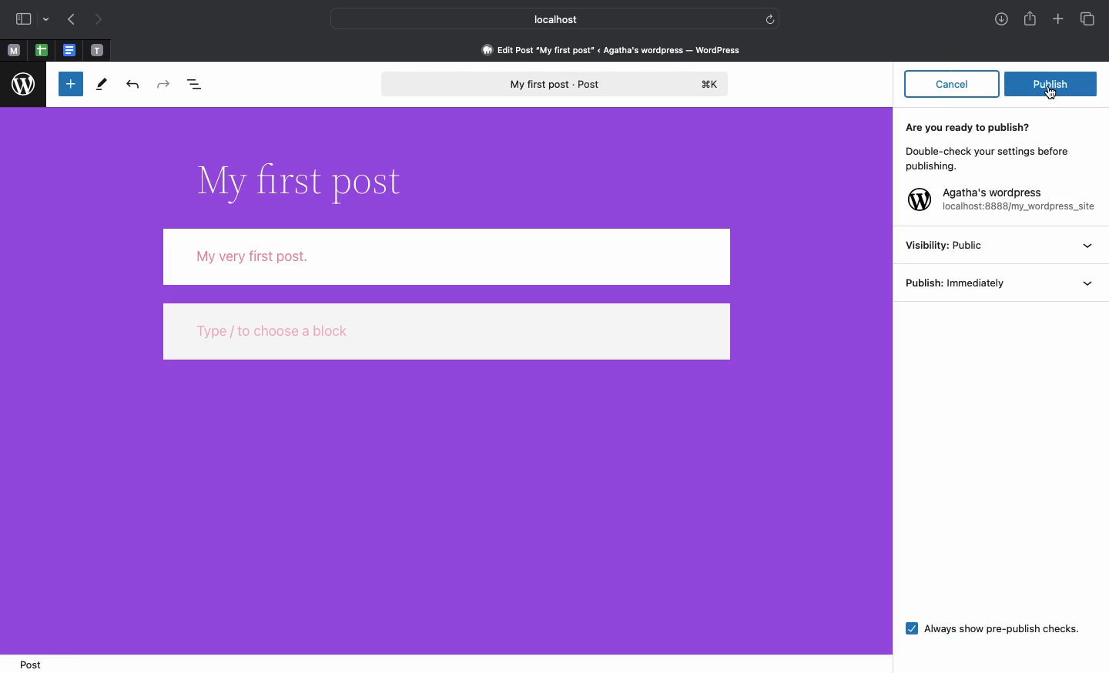 The height and width of the screenshot is (673, 1109). Describe the element at coordinates (772, 18) in the screenshot. I see `refresh` at that location.